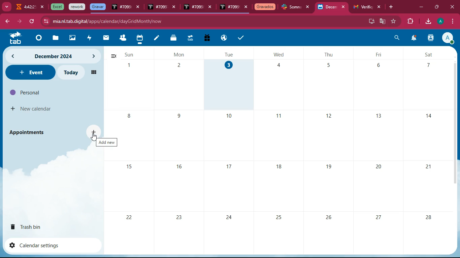 The height and width of the screenshot is (258, 460). Describe the element at coordinates (25, 8) in the screenshot. I see `tab` at that location.